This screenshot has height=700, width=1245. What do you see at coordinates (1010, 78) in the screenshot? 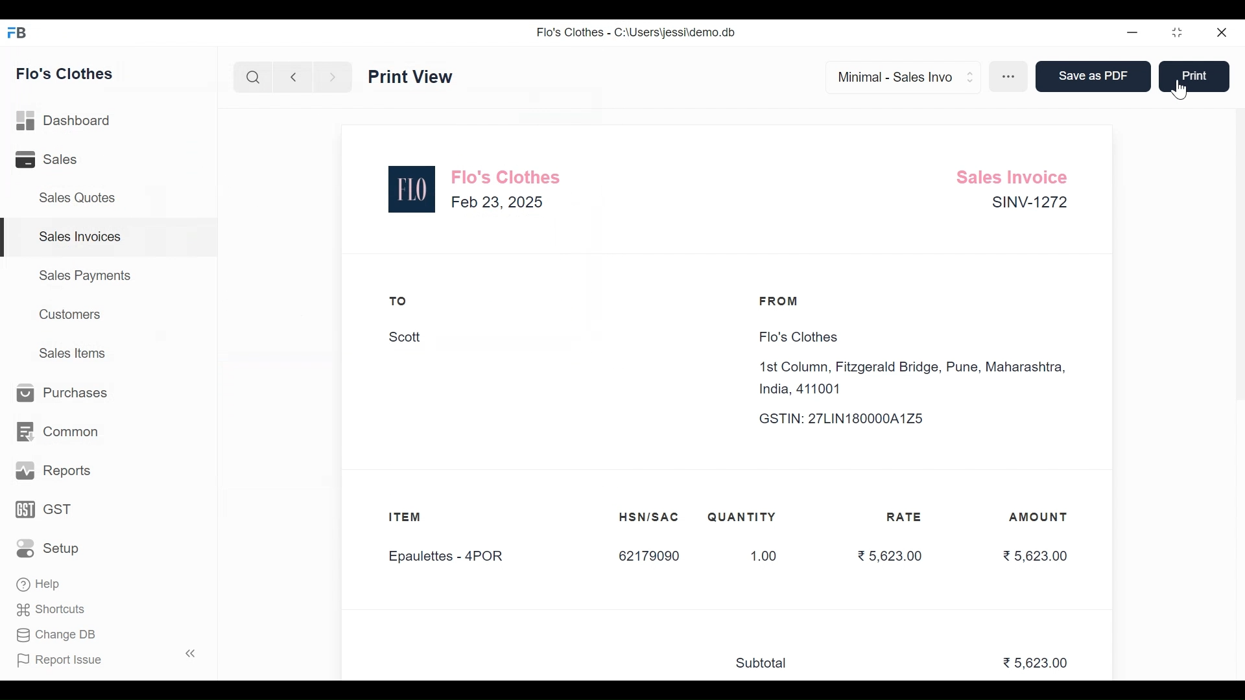
I see `More` at bounding box center [1010, 78].